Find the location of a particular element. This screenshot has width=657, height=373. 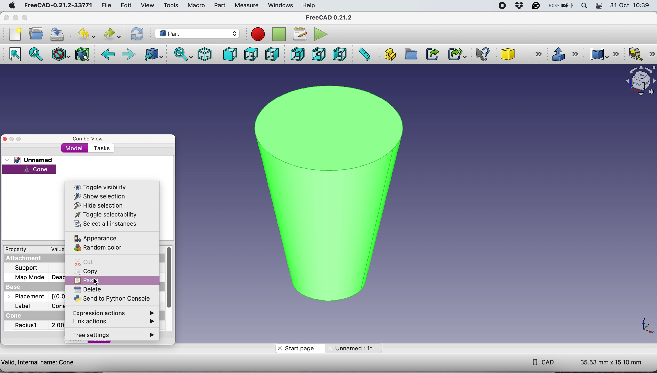

front is located at coordinates (229, 55).